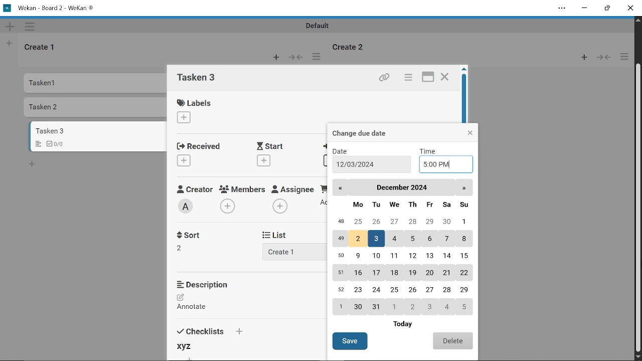  I want to click on New, so click(10, 26).